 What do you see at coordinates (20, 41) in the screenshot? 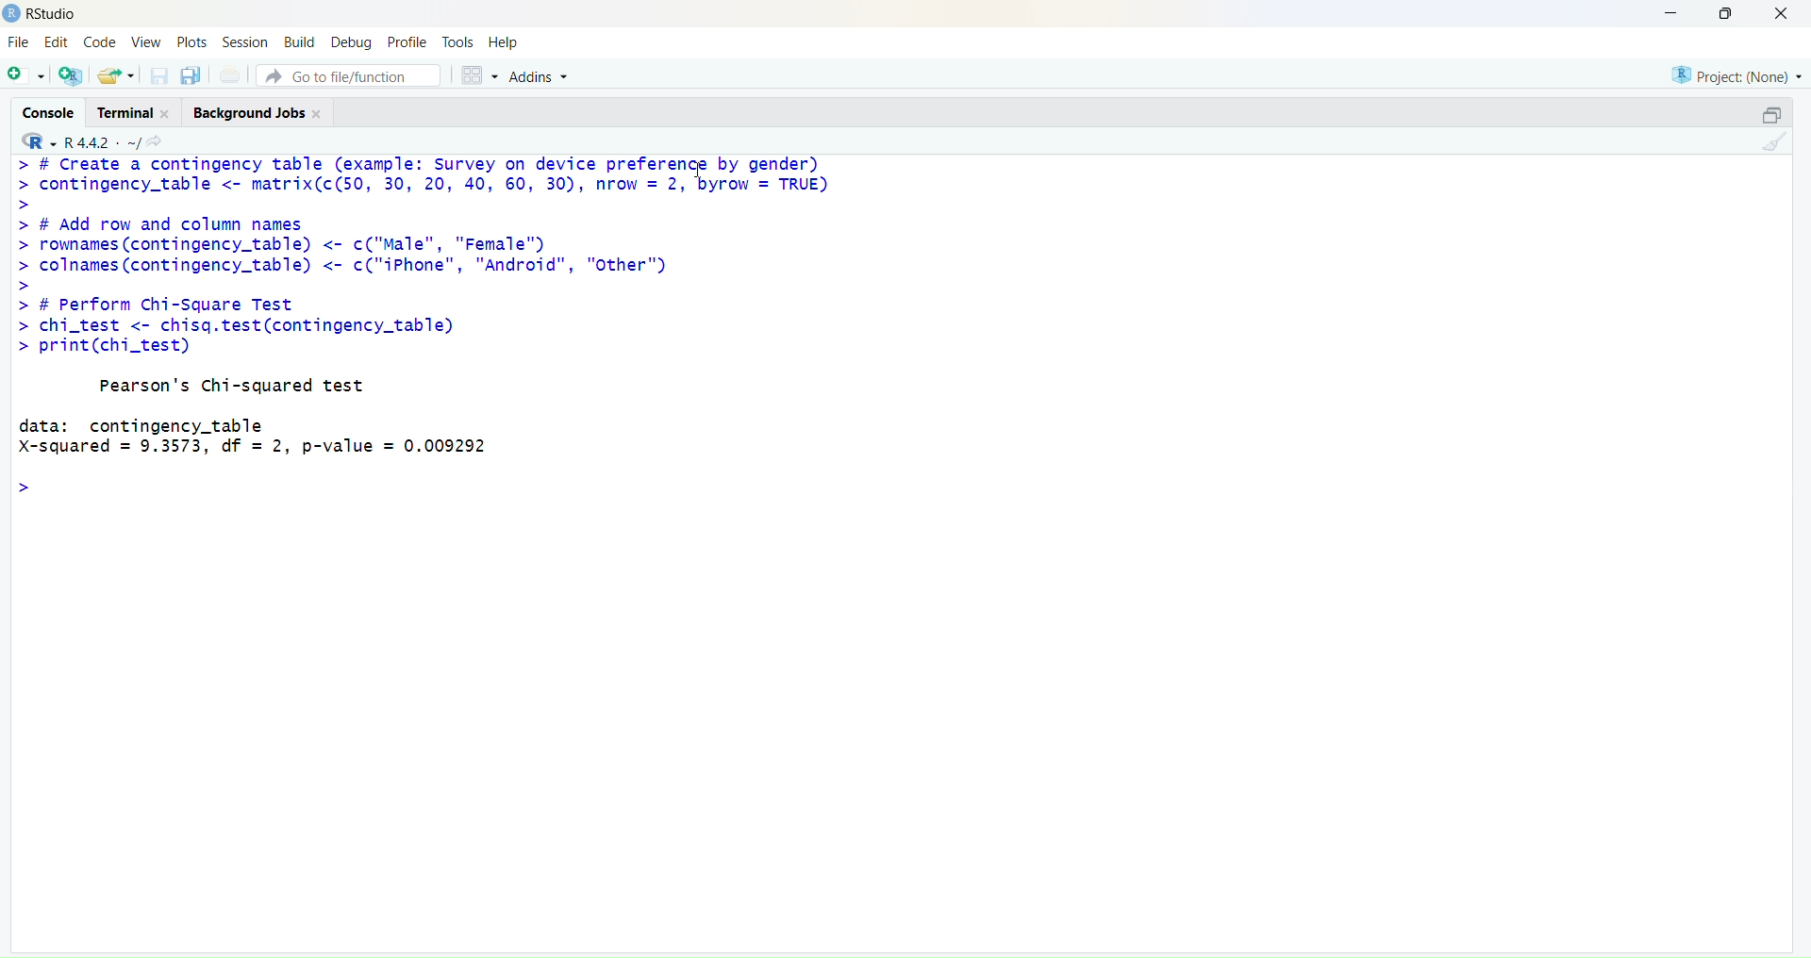
I see `File` at bounding box center [20, 41].